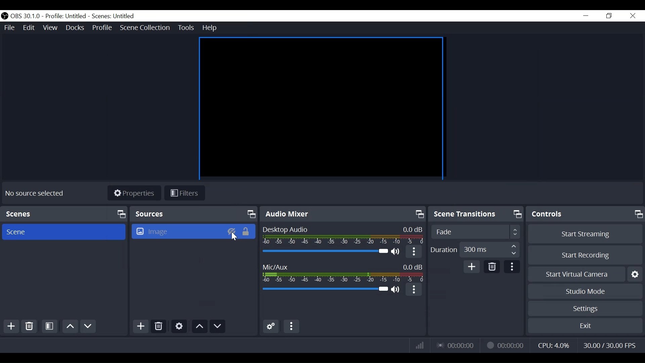 Image resolution: width=645 pixels, height=363 pixels. I want to click on Tools, so click(186, 28).